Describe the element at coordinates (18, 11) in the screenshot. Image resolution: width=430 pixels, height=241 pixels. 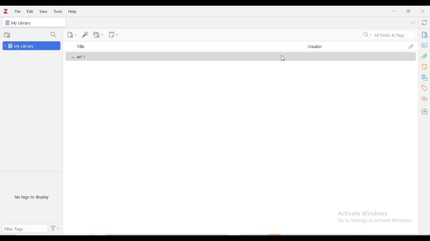
I see `file` at that location.